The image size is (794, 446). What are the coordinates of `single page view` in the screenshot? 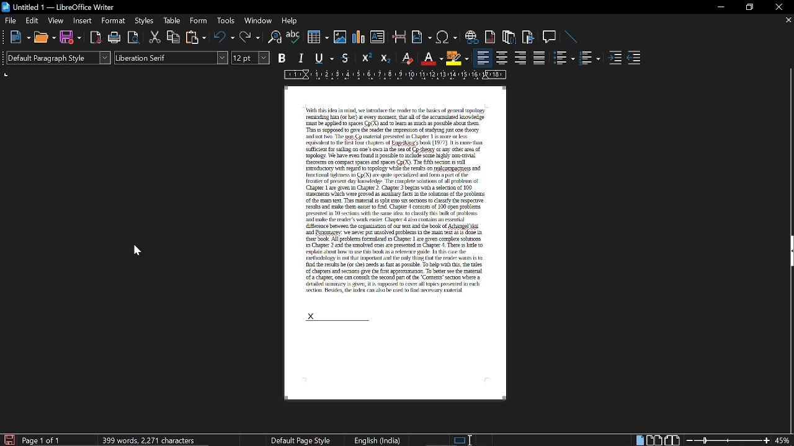 It's located at (639, 440).